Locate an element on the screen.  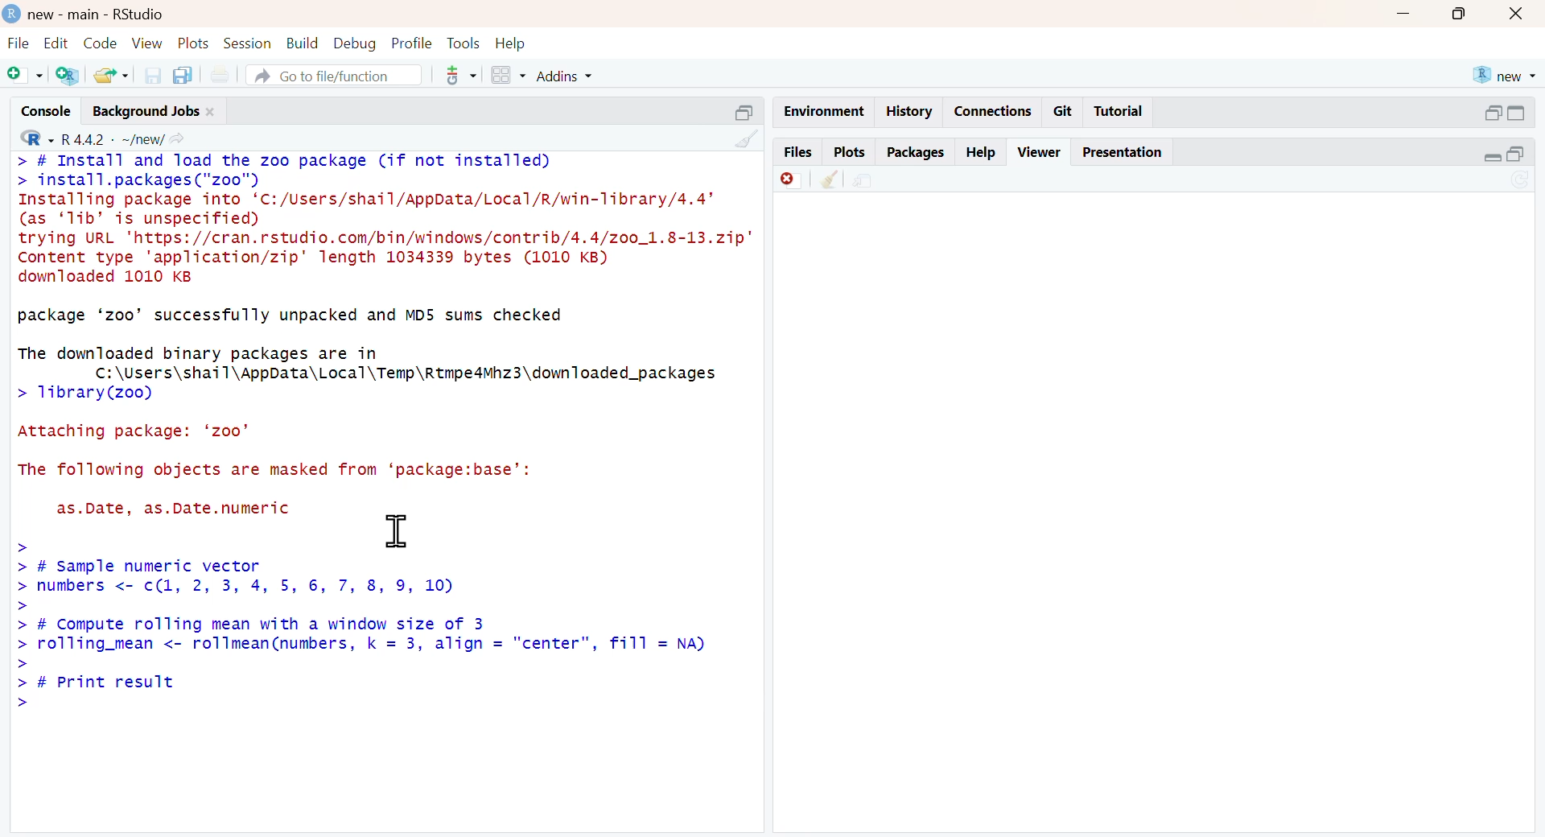
logo is located at coordinates (11, 15).